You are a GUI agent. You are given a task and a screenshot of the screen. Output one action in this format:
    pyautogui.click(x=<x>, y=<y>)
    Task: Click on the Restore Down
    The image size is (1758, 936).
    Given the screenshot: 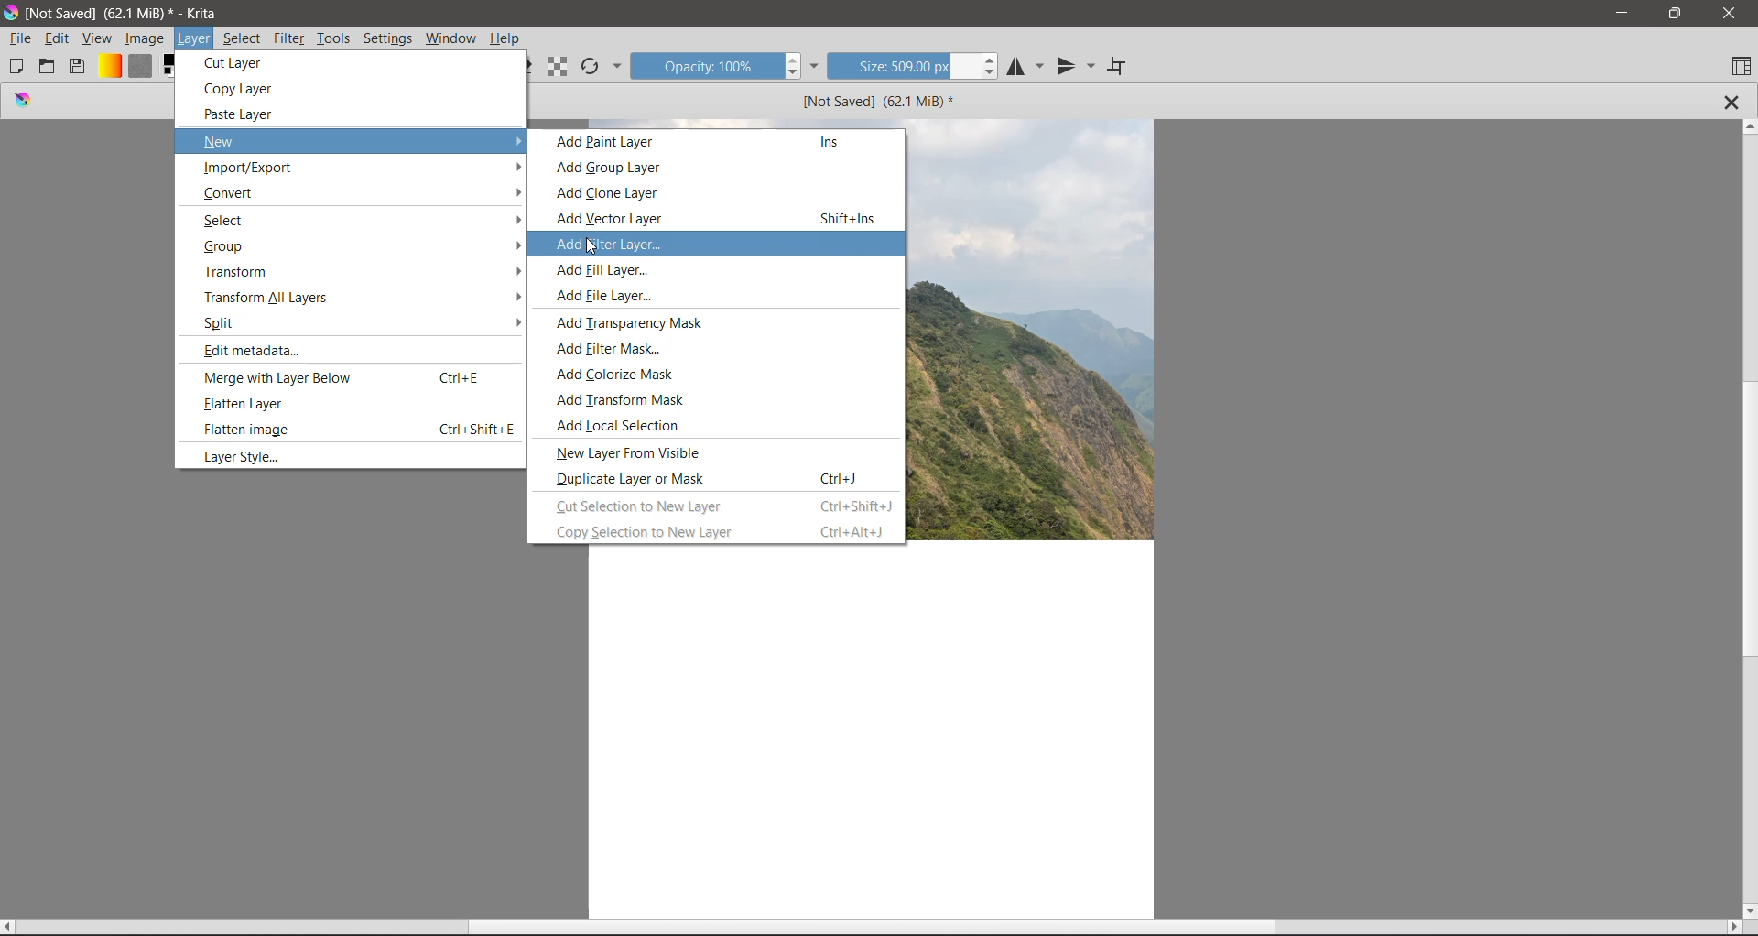 What is the action you would take?
    pyautogui.click(x=1675, y=14)
    